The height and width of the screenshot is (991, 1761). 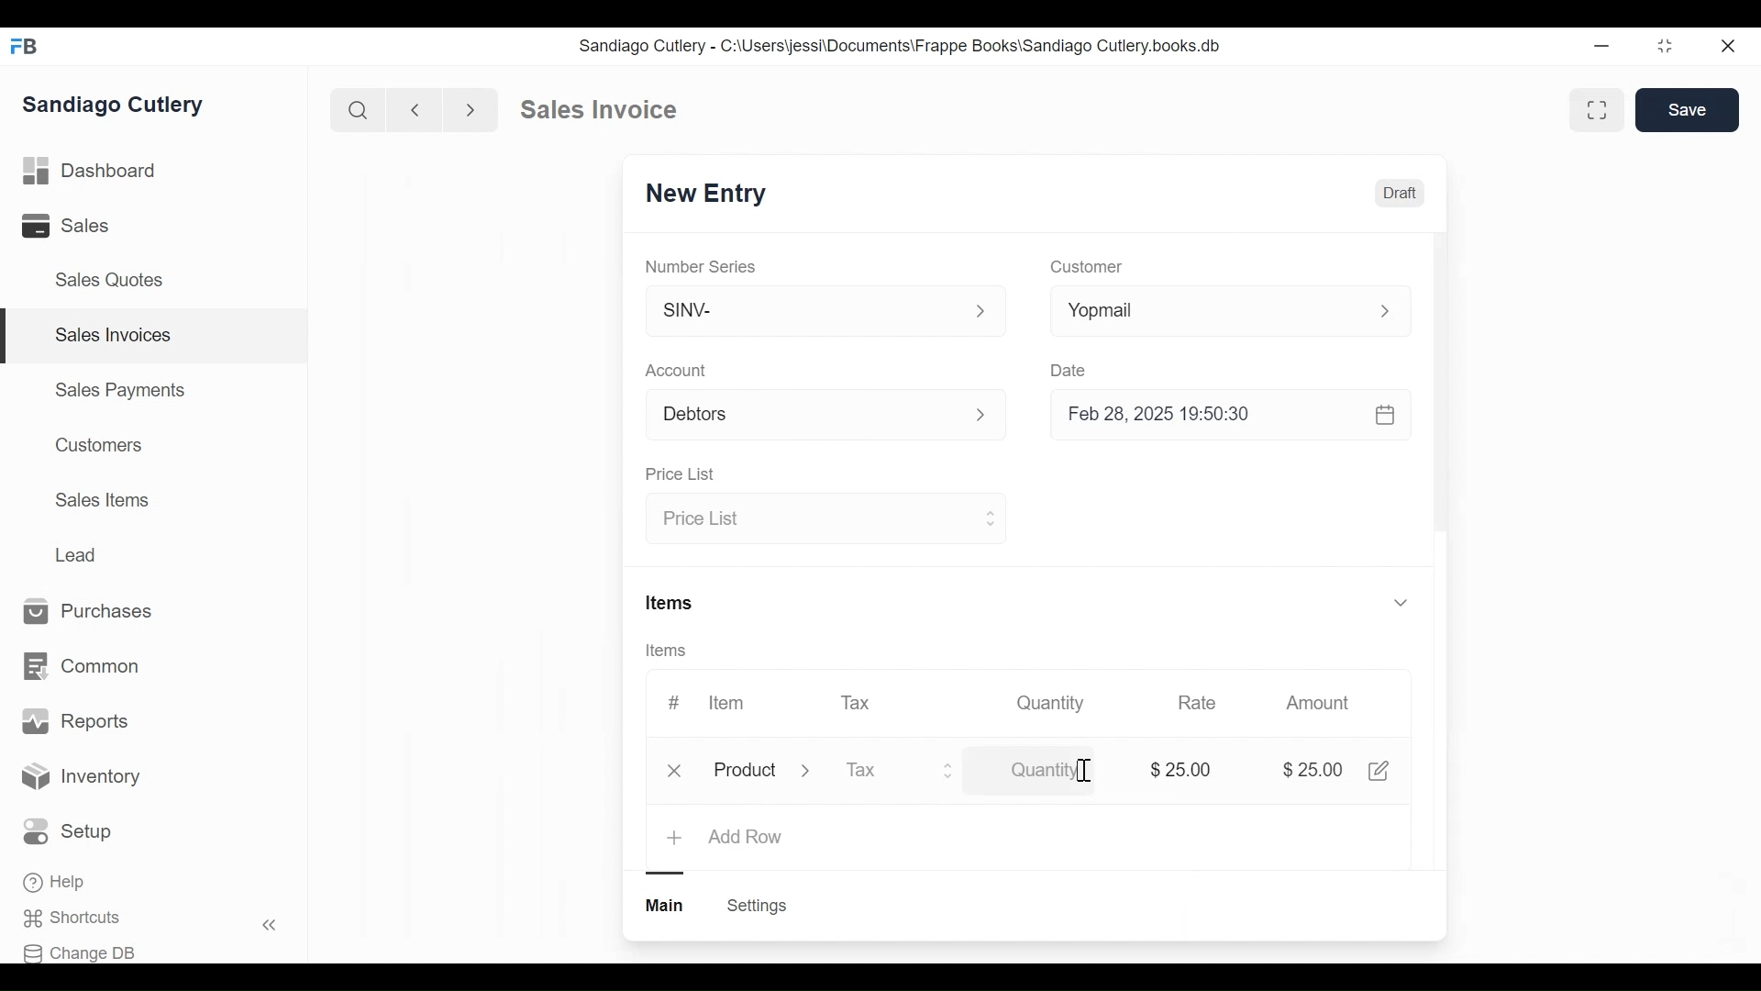 I want to click on scrollbar, so click(x=1440, y=388).